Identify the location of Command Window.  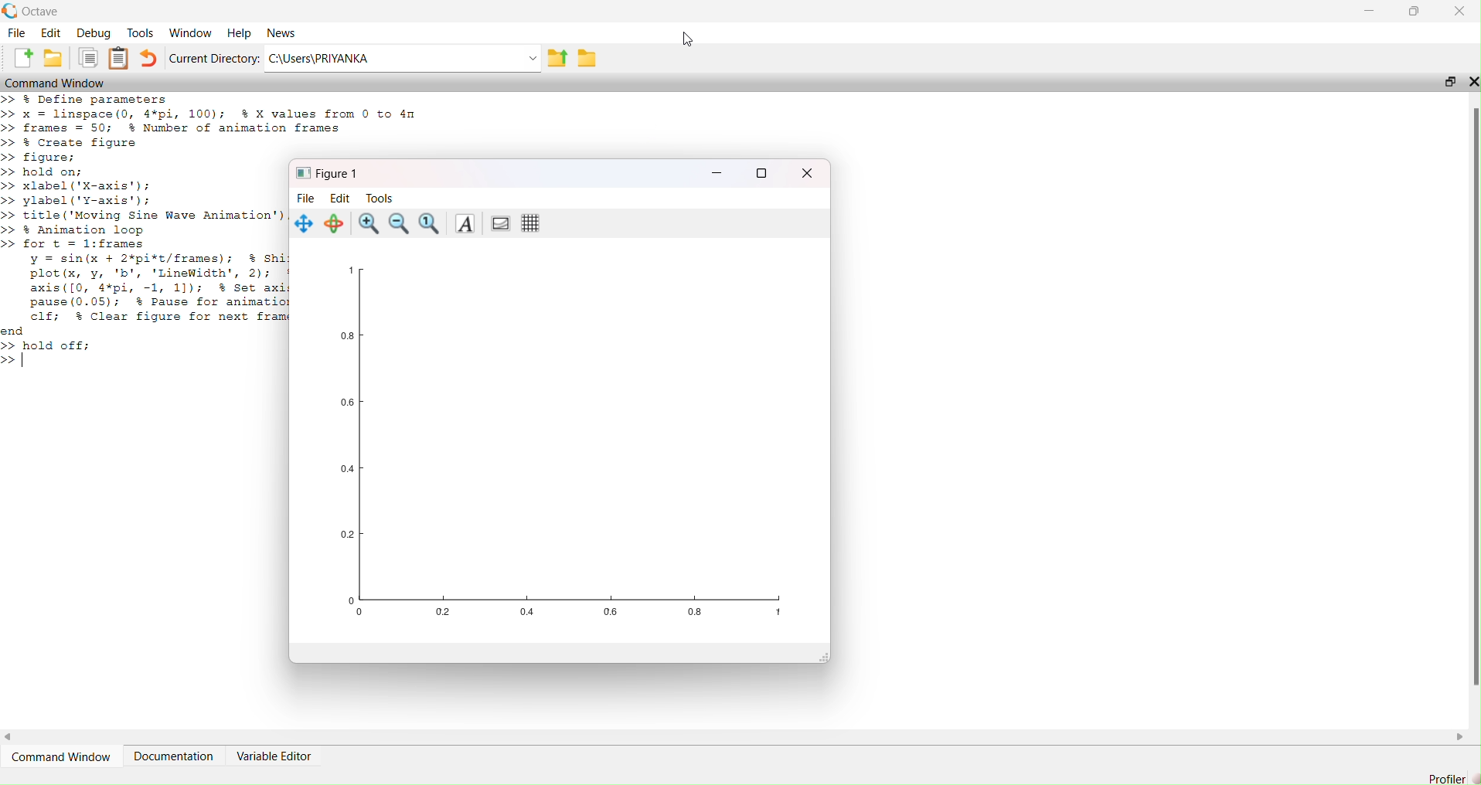
(61, 81).